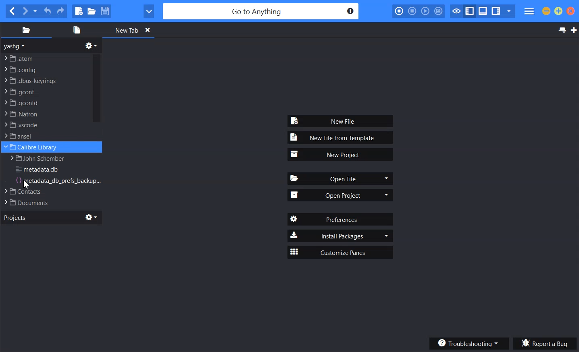  Describe the element at coordinates (104, 11) in the screenshot. I see `Save file` at that location.